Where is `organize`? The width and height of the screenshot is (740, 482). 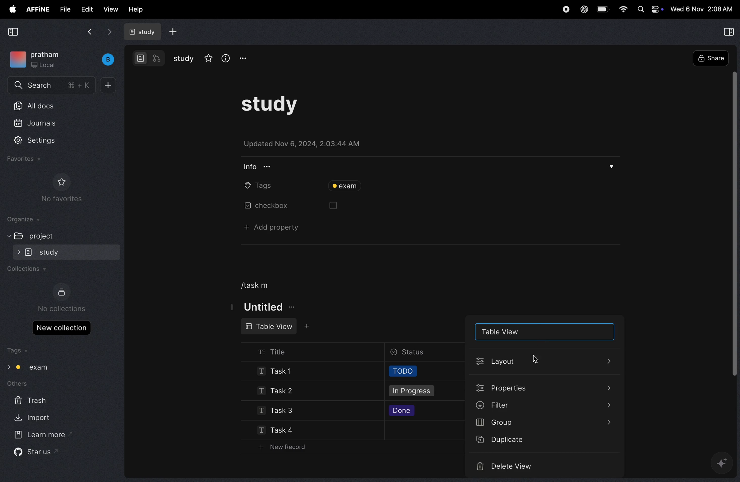 organize is located at coordinates (25, 219).